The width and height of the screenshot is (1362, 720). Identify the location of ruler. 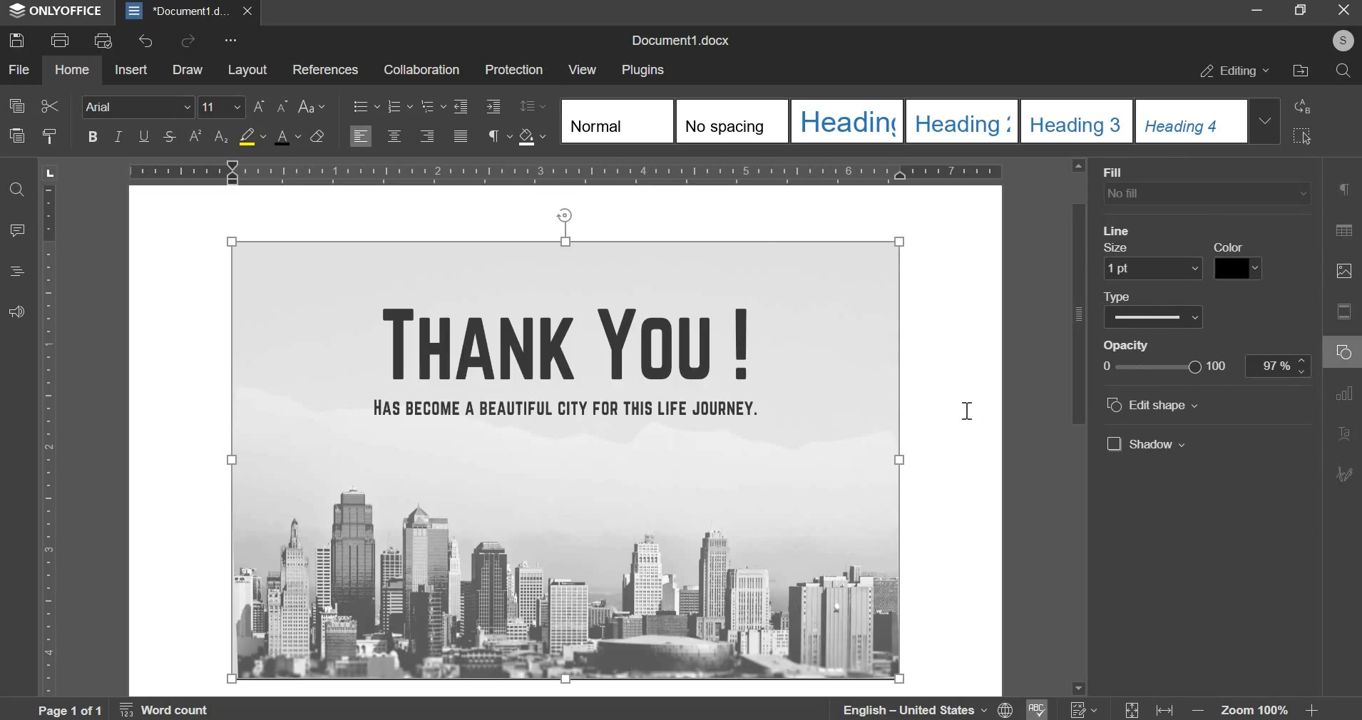
(567, 170).